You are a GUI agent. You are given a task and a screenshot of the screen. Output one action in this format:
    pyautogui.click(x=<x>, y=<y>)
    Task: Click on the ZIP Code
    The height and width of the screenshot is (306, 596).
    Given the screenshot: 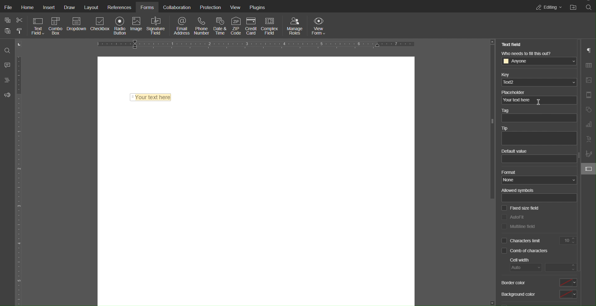 What is the action you would take?
    pyautogui.click(x=236, y=26)
    